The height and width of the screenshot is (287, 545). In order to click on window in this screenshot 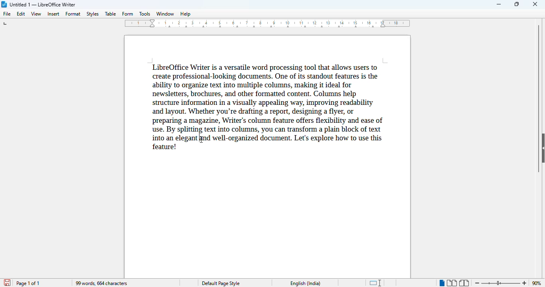, I will do `click(165, 14)`.